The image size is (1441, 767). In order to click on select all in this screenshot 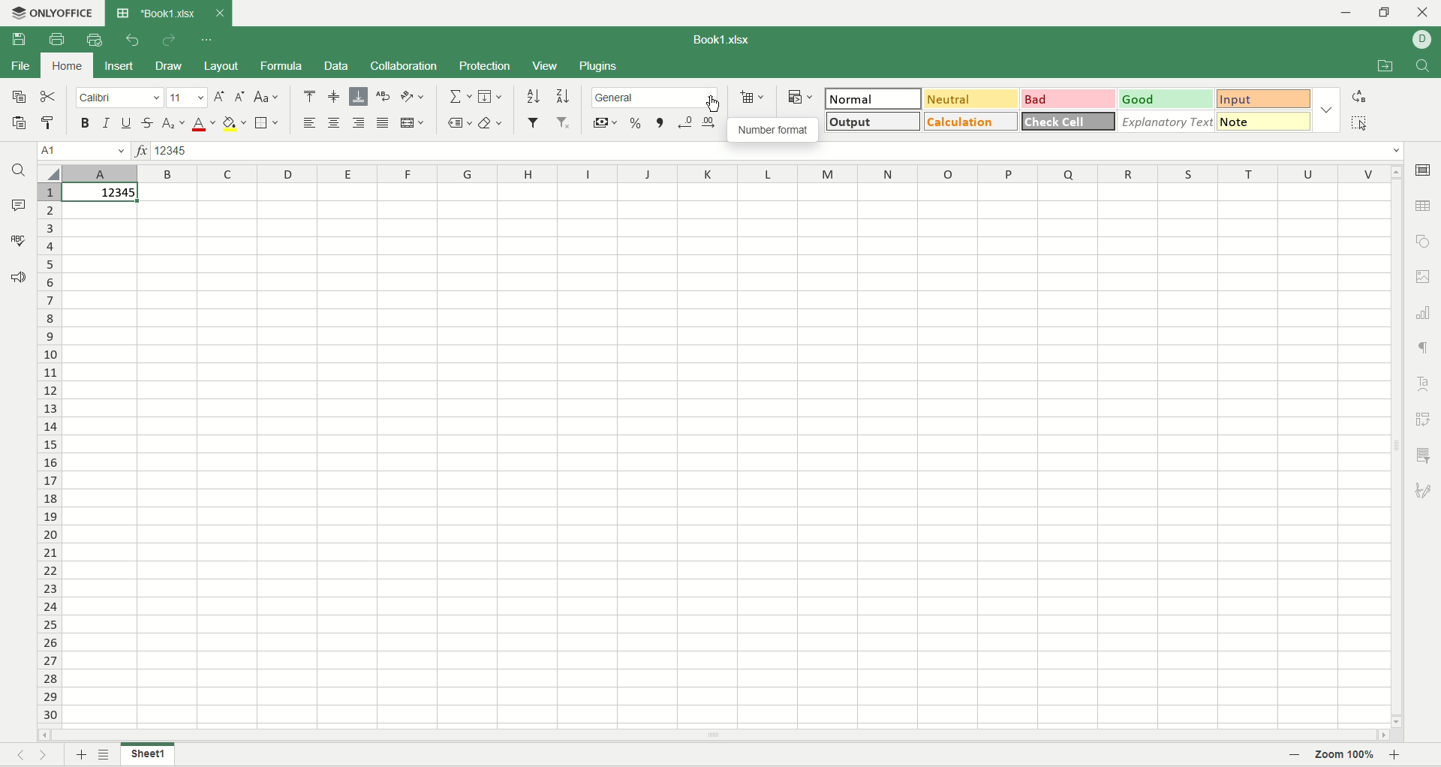, I will do `click(51, 175)`.